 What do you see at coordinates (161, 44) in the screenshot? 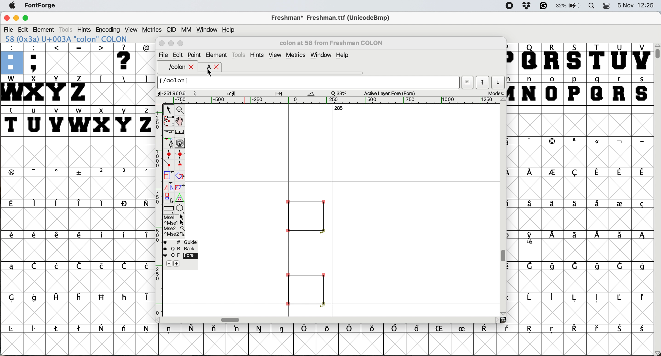
I see `close` at bounding box center [161, 44].